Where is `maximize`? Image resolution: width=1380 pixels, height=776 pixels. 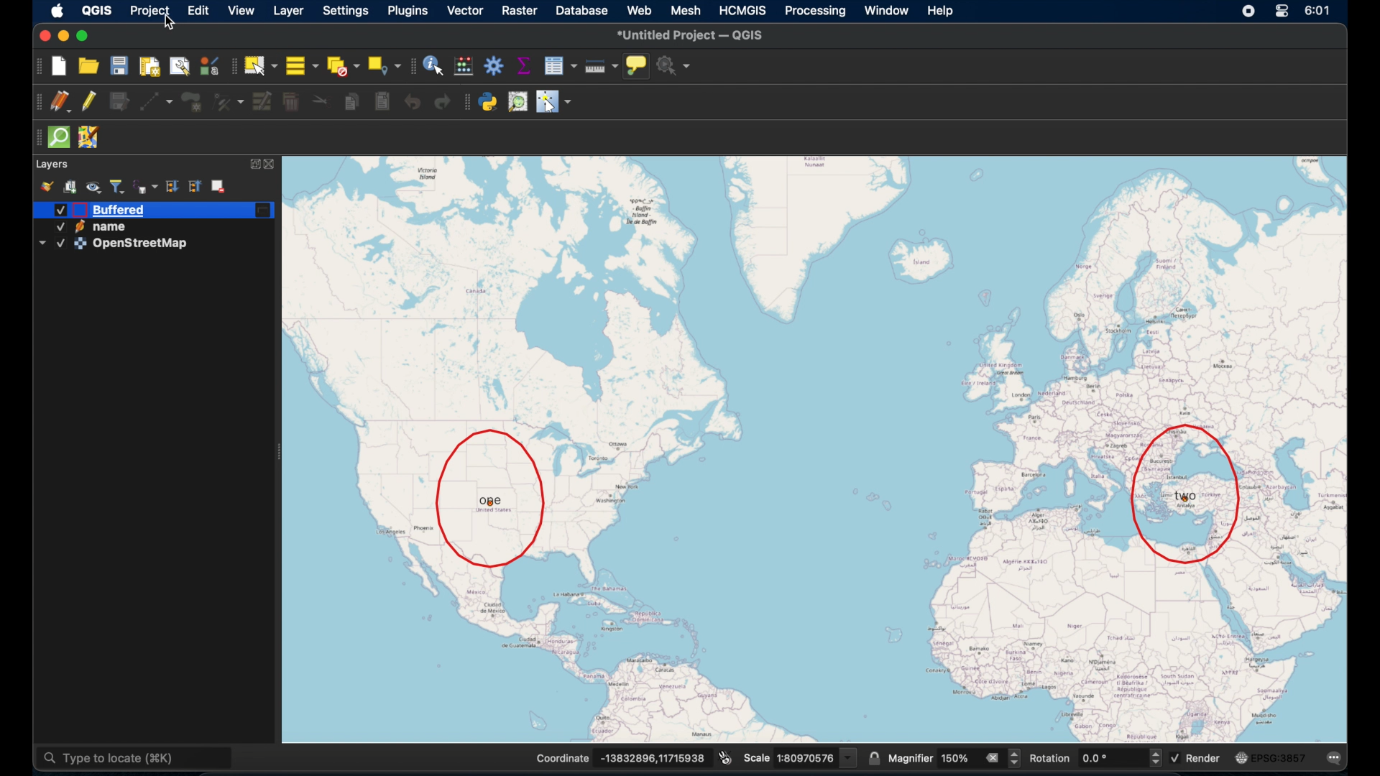 maximize is located at coordinates (84, 36).